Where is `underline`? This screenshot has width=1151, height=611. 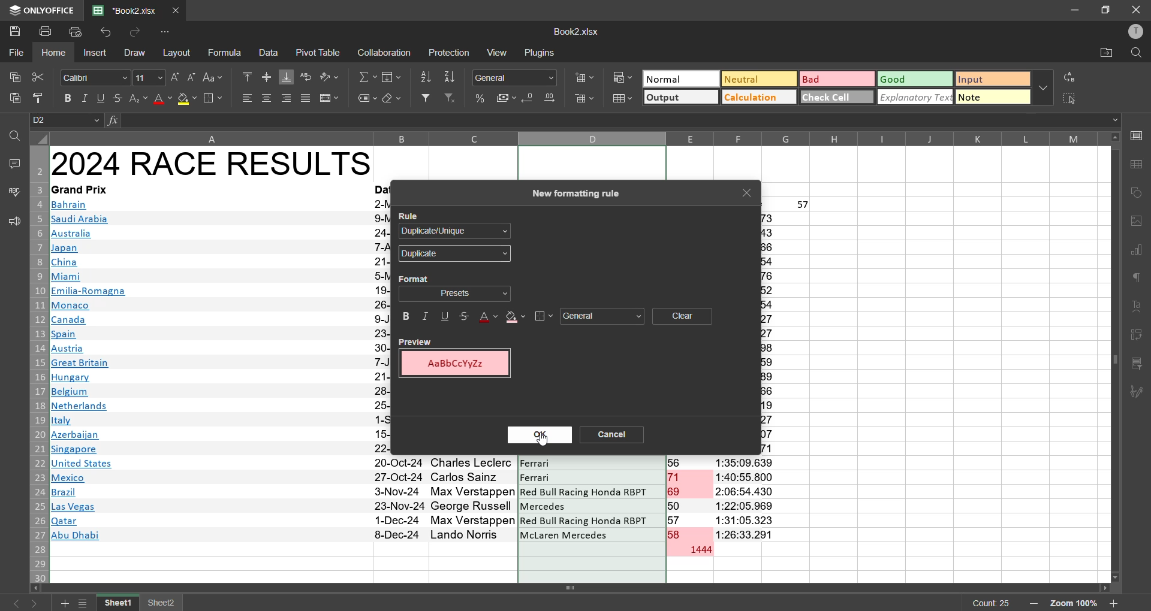
underline is located at coordinates (443, 318).